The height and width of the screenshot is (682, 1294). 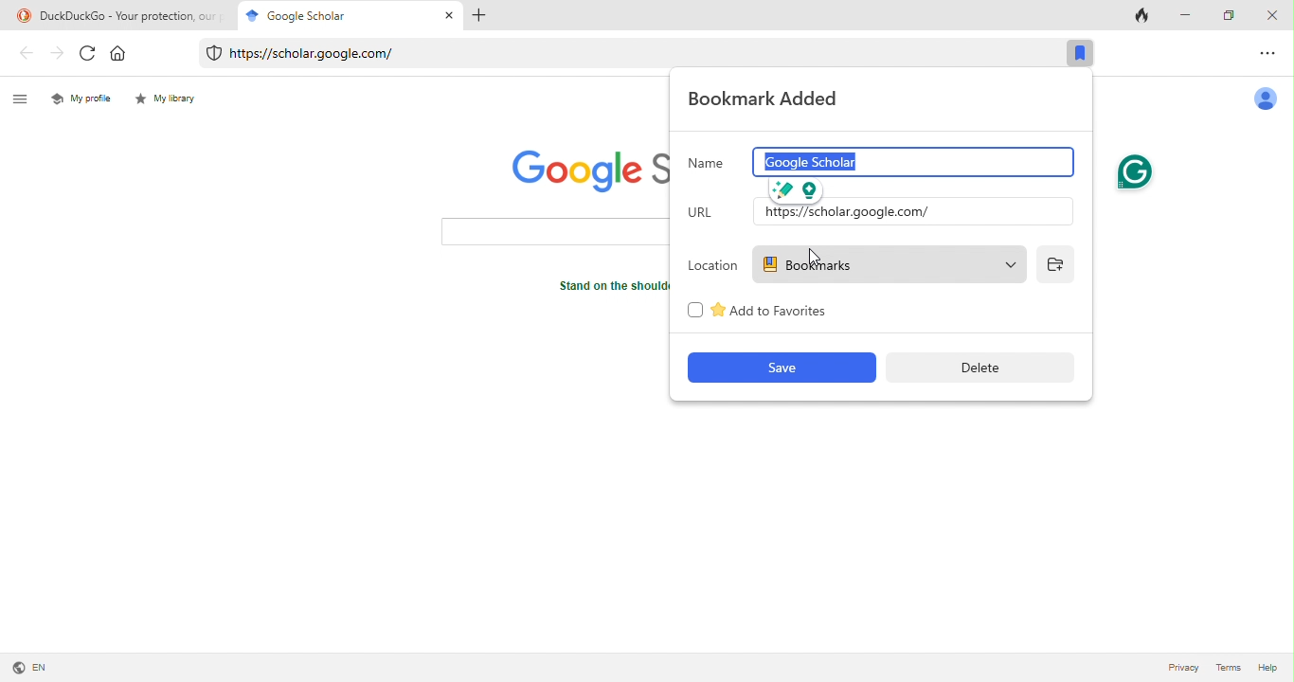 I want to click on location, so click(x=711, y=266).